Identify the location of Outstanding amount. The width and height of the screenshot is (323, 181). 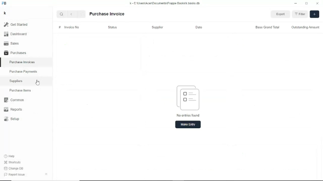
(305, 27).